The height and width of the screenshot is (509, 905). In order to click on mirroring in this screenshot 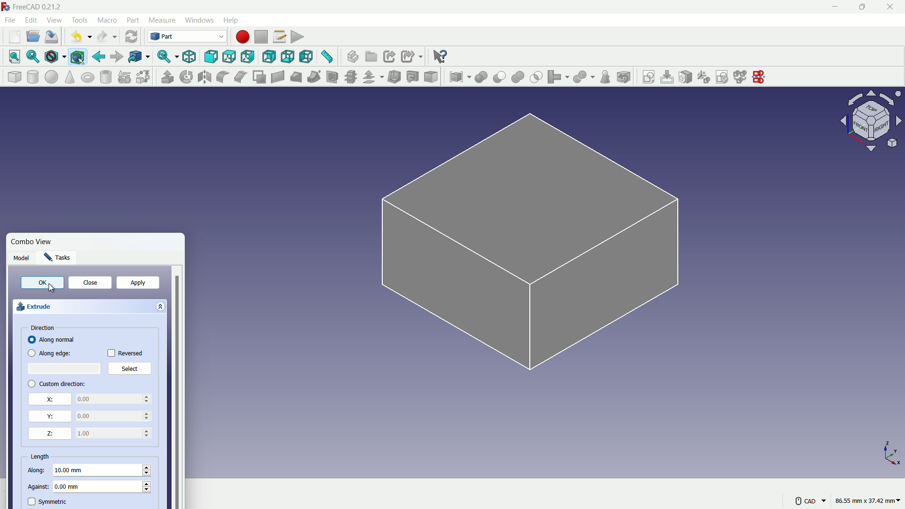, I will do `click(205, 77)`.